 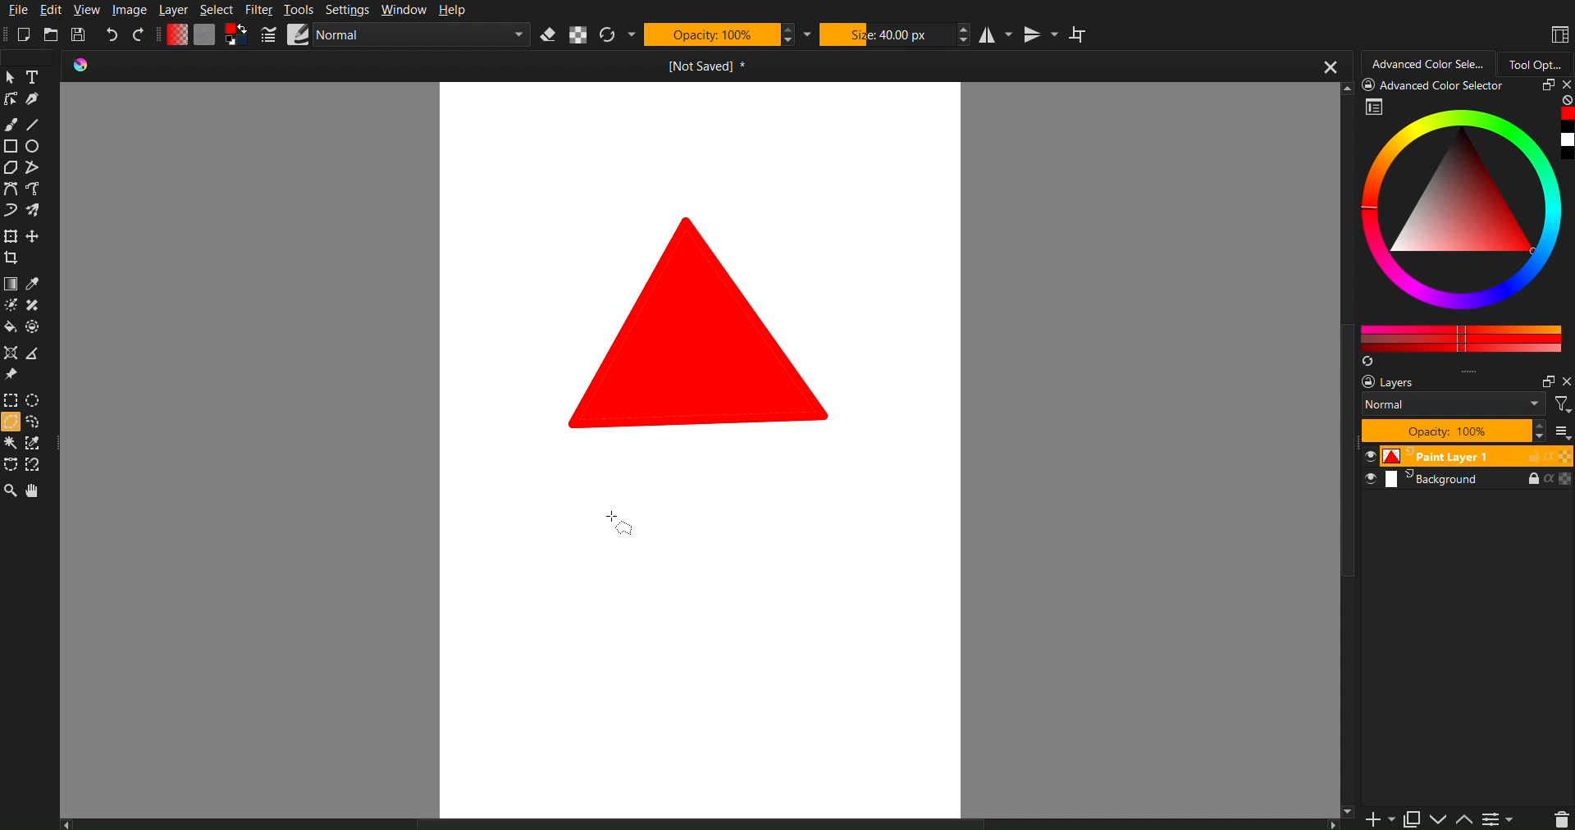 I want to click on Picker, so click(x=10, y=190).